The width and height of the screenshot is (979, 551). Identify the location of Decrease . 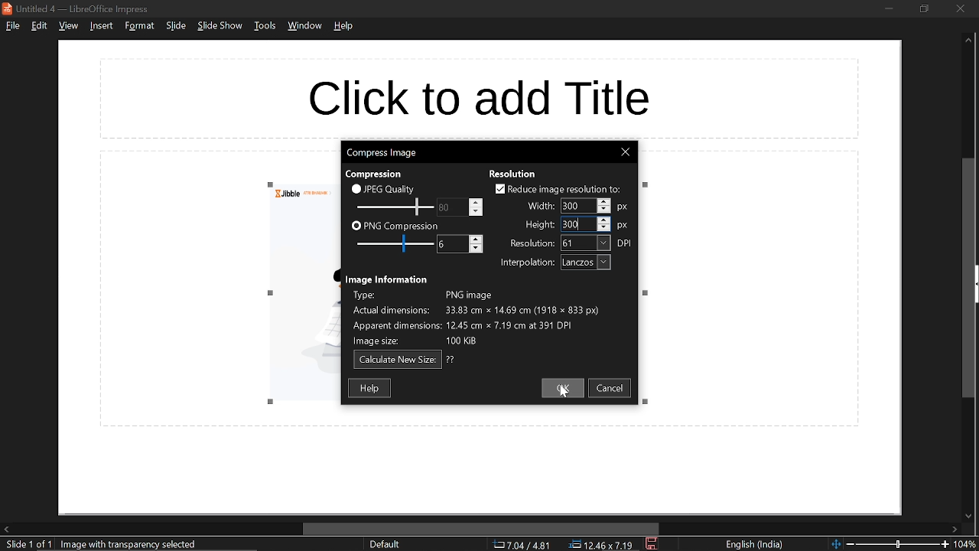
(476, 249).